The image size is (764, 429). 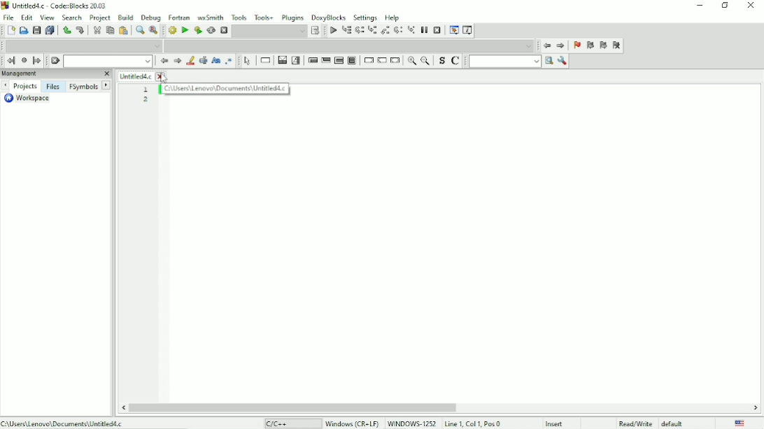 What do you see at coordinates (511, 61) in the screenshot?
I see `Run search` at bounding box center [511, 61].